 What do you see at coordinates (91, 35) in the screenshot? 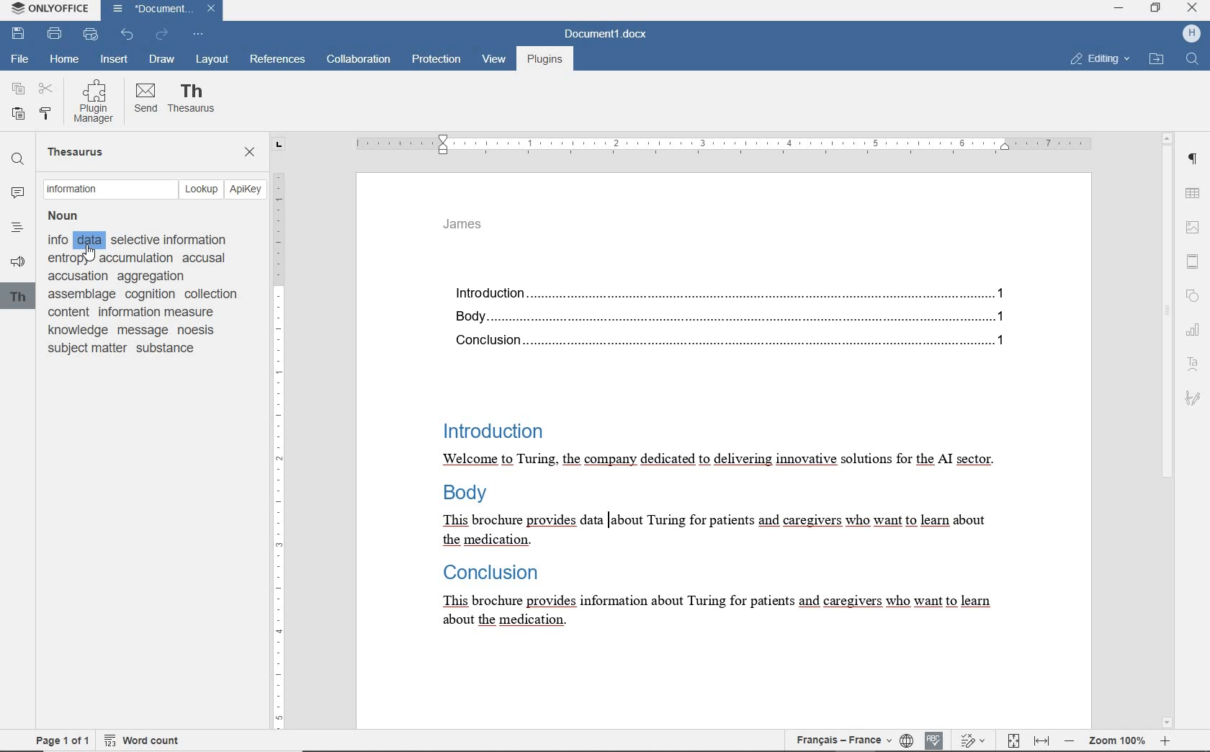
I see `QUICK PRINT` at bounding box center [91, 35].